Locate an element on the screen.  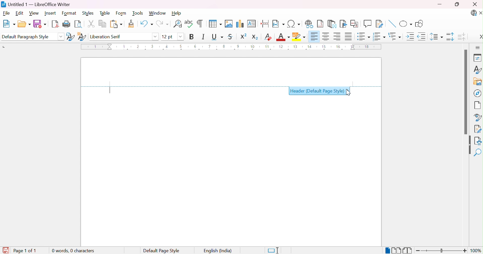
Properties is located at coordinates (476, 58).